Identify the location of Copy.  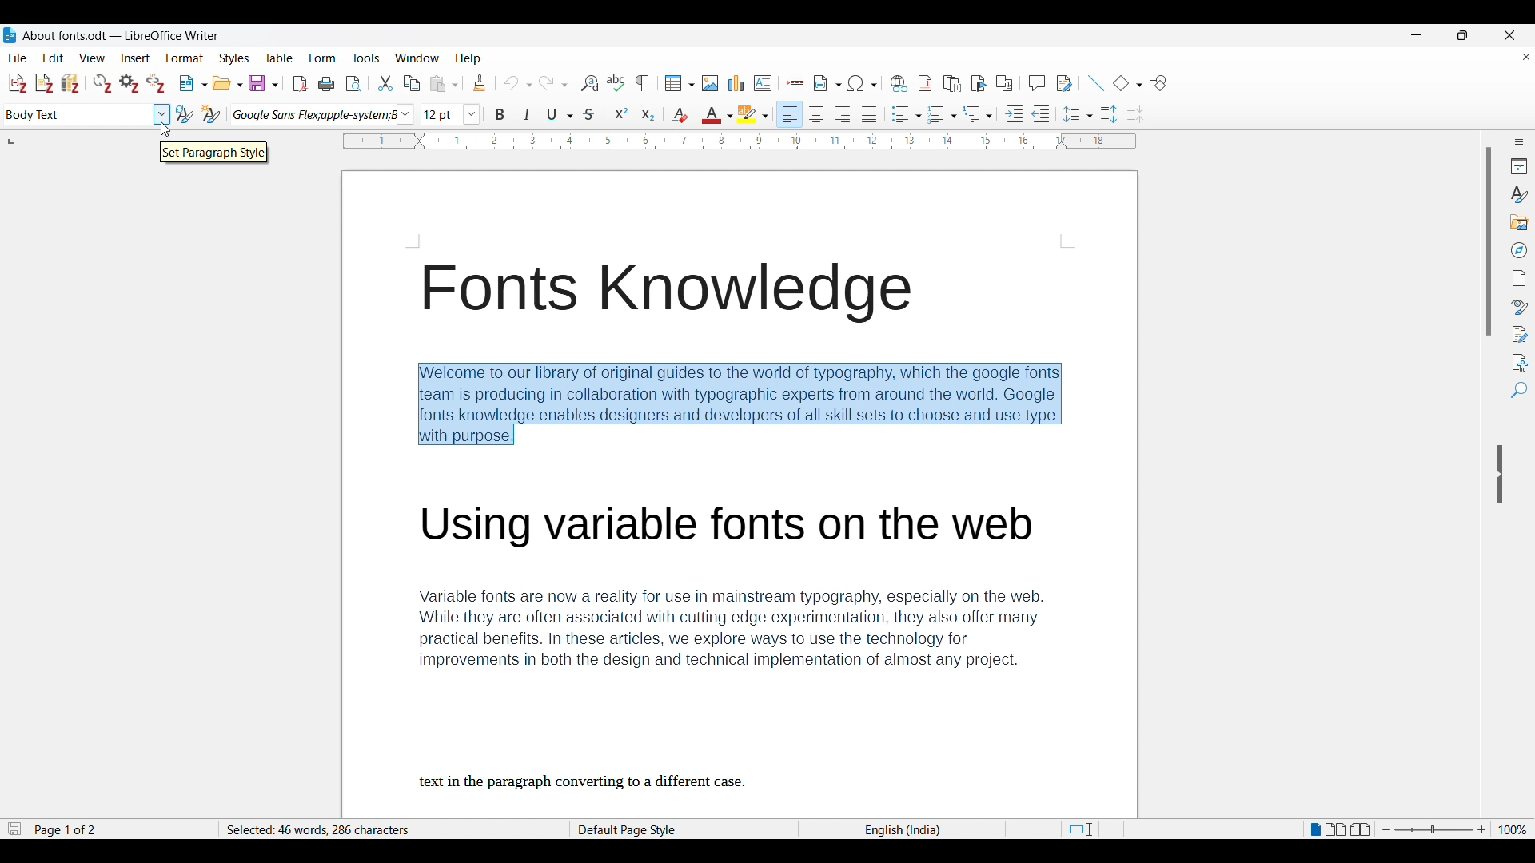
(413, 84).